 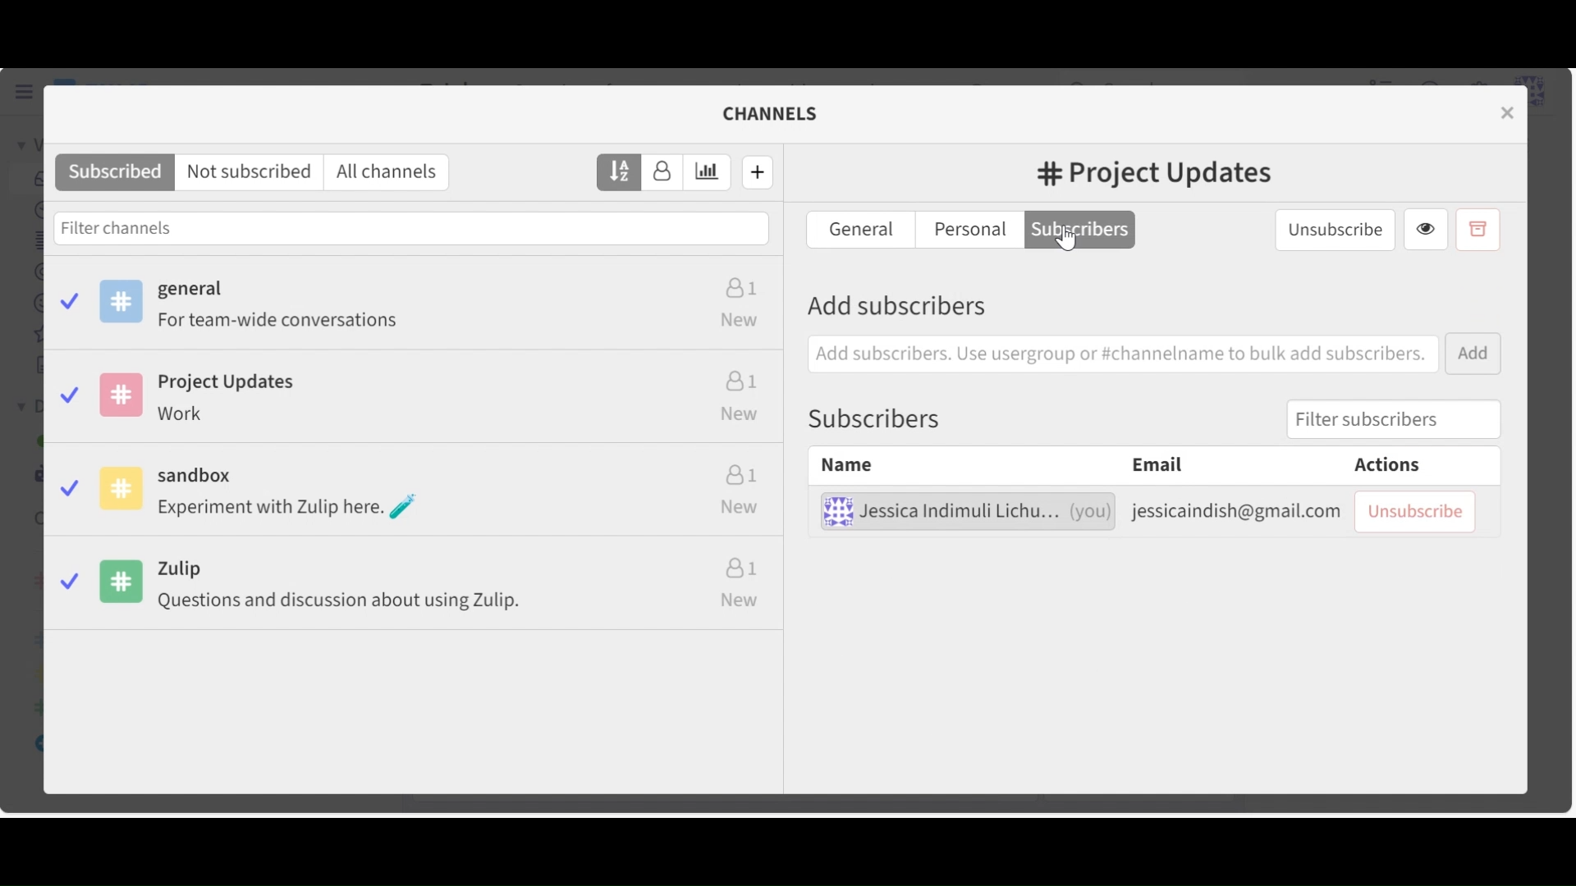 What do you see at coordinates (415, 301) in the screenshot?
I see `General` at bounding box center [415, 301].